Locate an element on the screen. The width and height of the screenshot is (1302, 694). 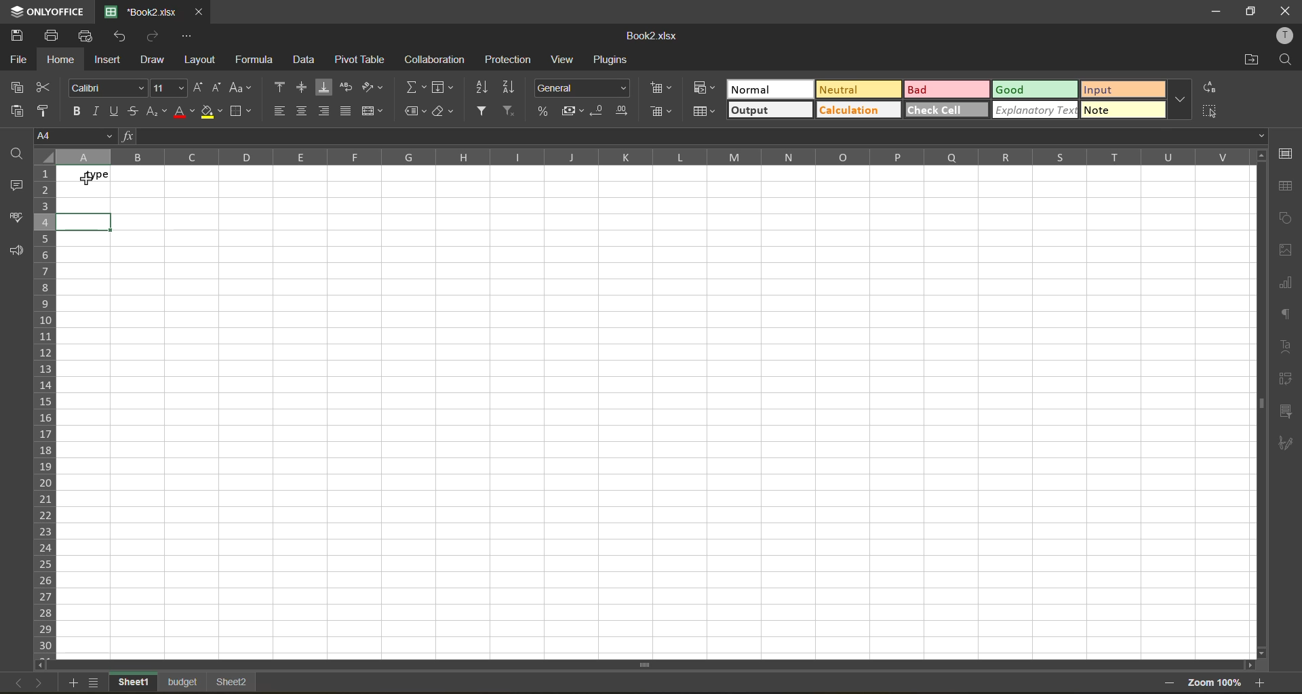
fill color is located at coordinates (212, 111).